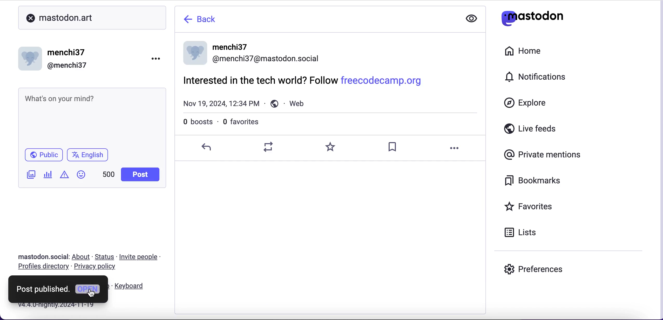  What do you see at coordinates (247, 123) in the screenshot?
I see `0 favorites` at bounding box center [247, 123].